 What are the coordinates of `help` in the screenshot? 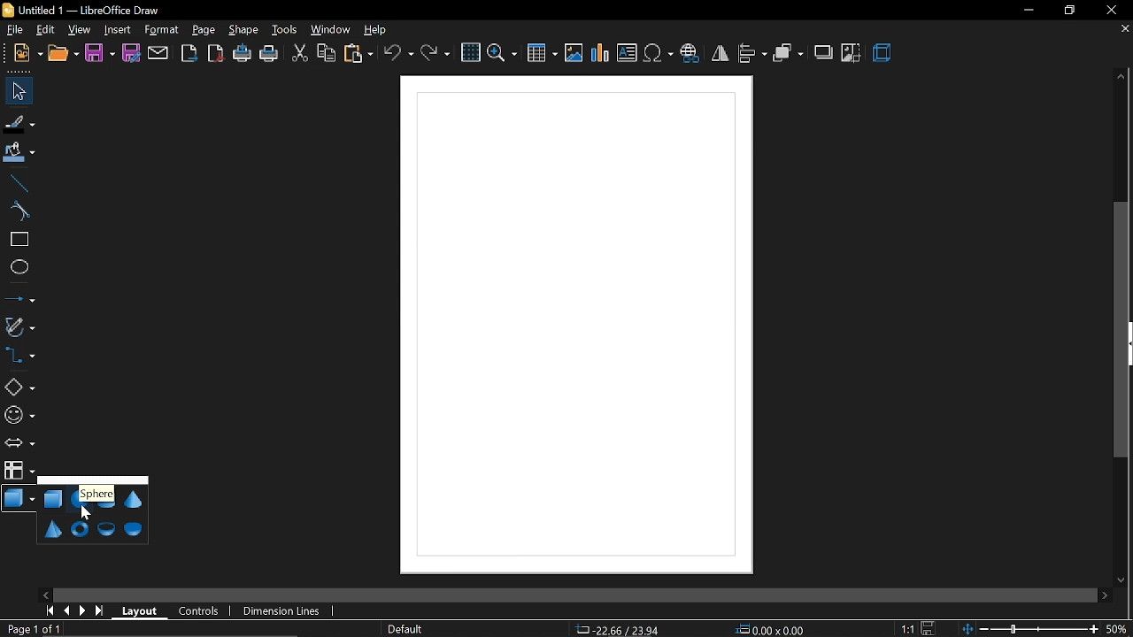 It's located at (380, 29).